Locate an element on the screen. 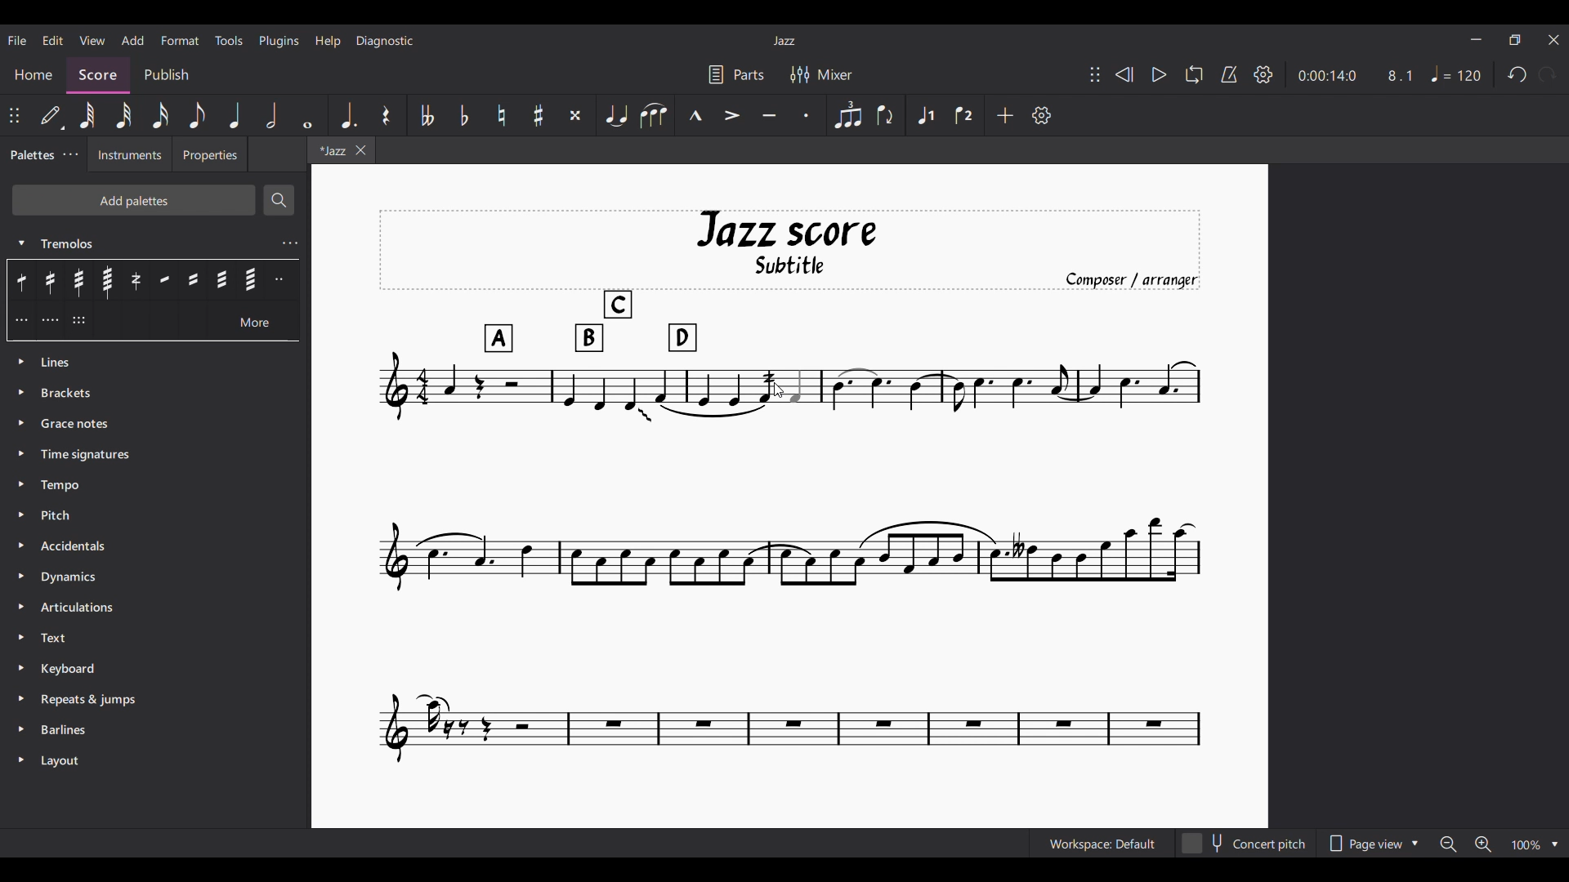  Text is located at coordinates (153, 637).